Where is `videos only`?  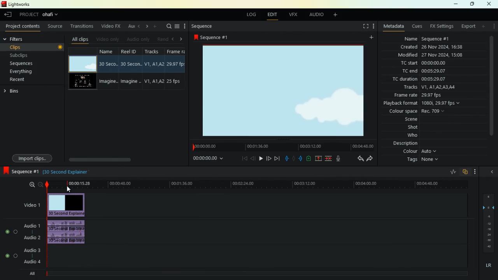
videos only is located at coordinates (109, 40).